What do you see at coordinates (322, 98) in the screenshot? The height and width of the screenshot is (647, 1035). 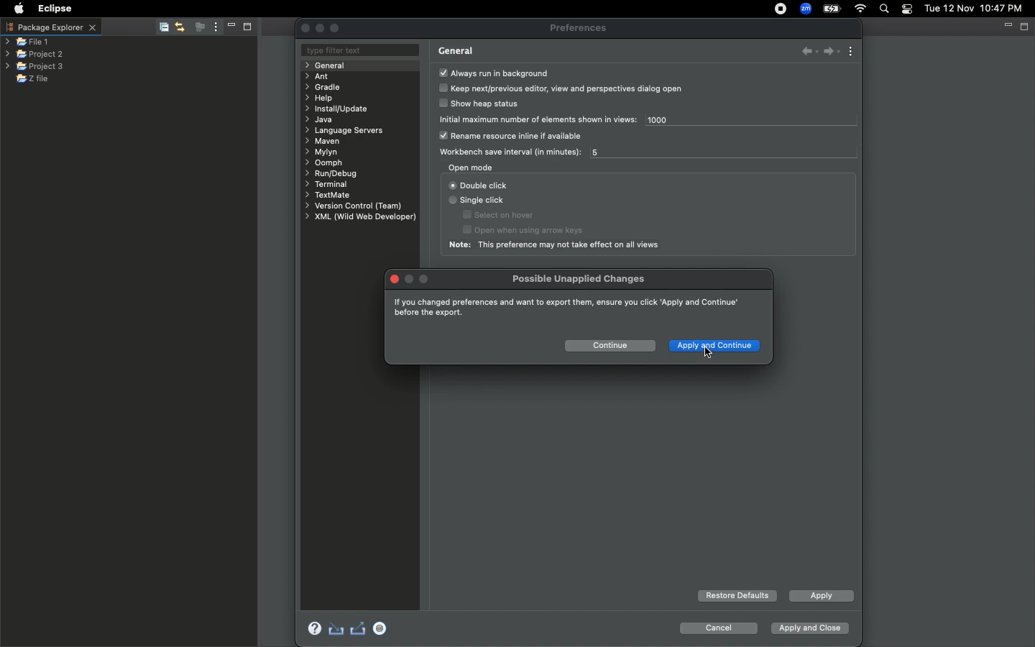 I see `Help` at bounding box center [322, 98].